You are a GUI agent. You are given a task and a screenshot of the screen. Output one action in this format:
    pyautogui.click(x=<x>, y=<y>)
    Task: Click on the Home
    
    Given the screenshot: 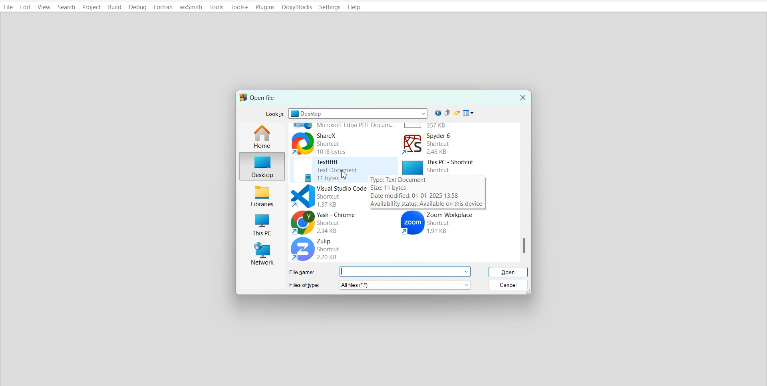 What is the action you would take?
    pyautogui.click(x=264, y=135)
    